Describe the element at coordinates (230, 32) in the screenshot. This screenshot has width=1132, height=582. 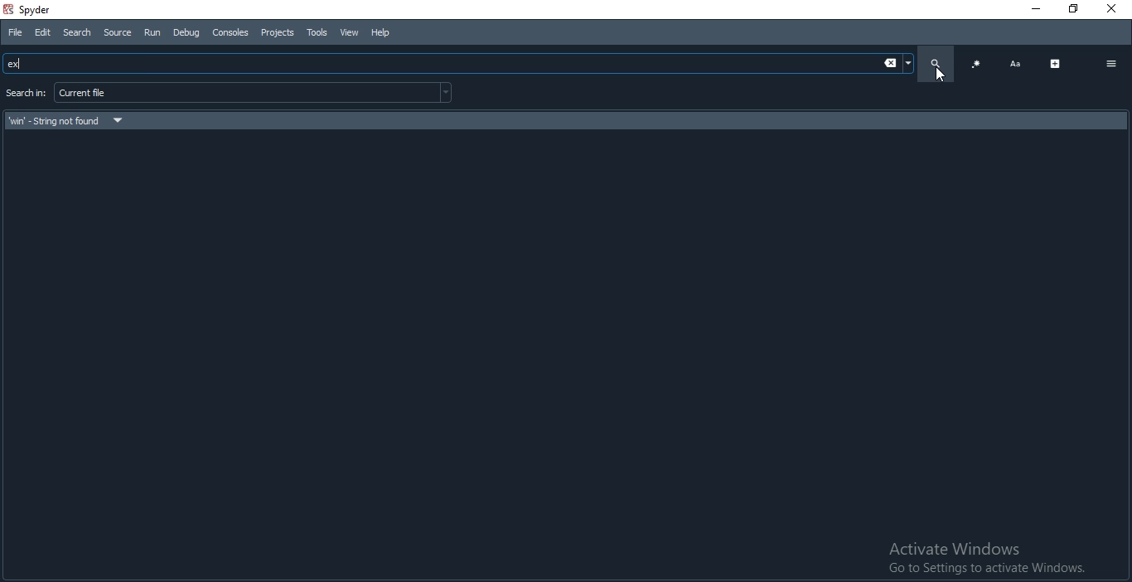
I see `Consoles` at that location.